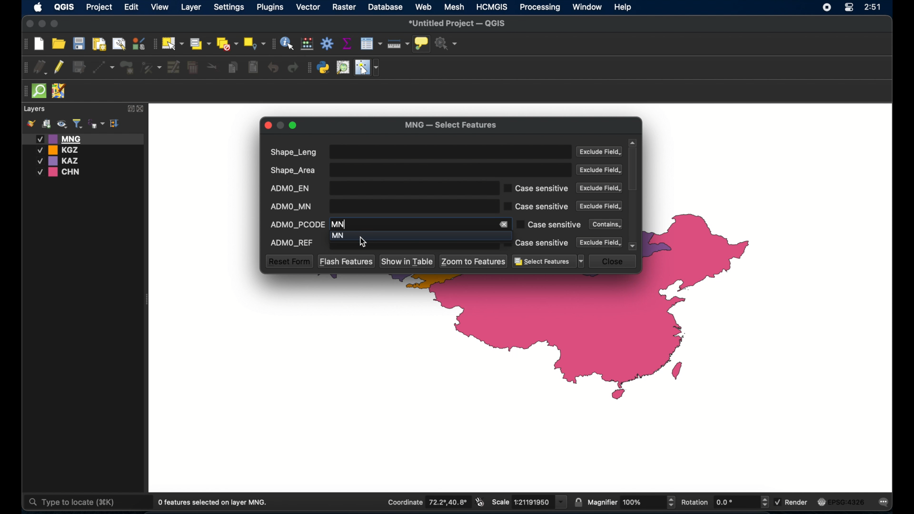  Describe the element at coordinates (24, 91) in the screenshot. I see `drag handle` at that location.